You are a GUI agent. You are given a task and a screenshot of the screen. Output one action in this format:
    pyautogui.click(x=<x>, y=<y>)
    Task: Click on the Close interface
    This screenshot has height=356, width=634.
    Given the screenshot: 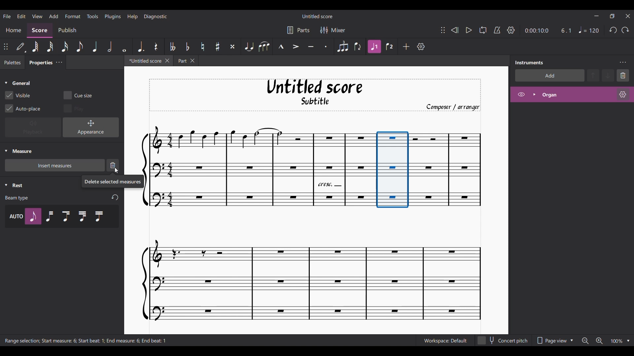 What is the action you would take?
    pyautogui.click(x=628, y=16)
    